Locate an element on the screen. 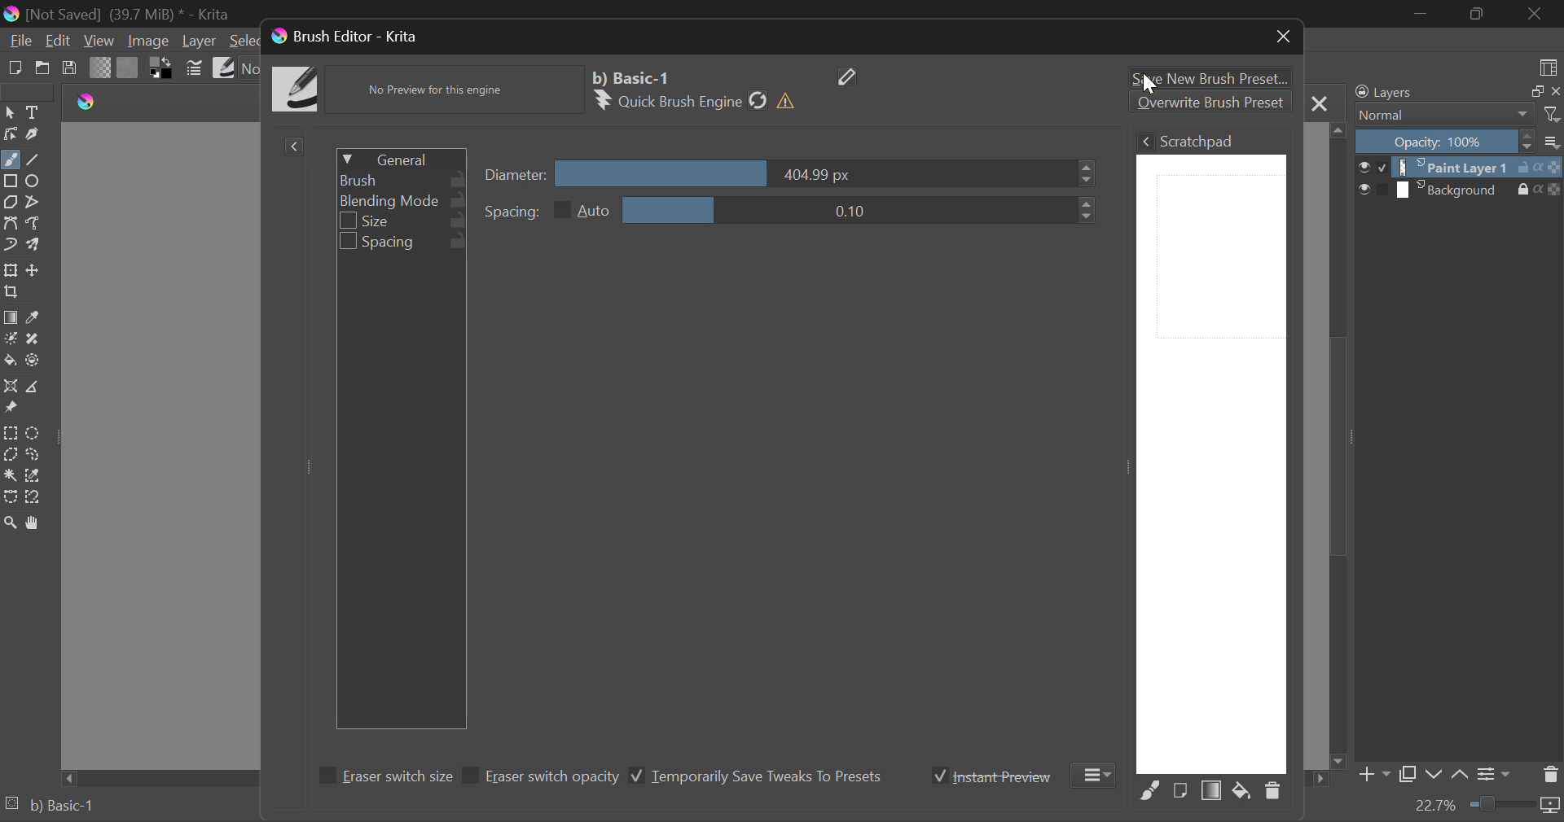 The height and width of the screenshot is (822, 1564). Rectangle Selection is located at coordinates (11, 432).